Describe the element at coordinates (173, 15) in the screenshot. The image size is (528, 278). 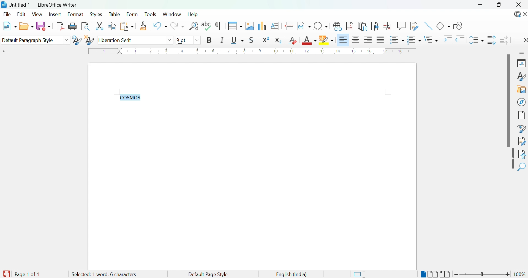
I see `Window` at that location.